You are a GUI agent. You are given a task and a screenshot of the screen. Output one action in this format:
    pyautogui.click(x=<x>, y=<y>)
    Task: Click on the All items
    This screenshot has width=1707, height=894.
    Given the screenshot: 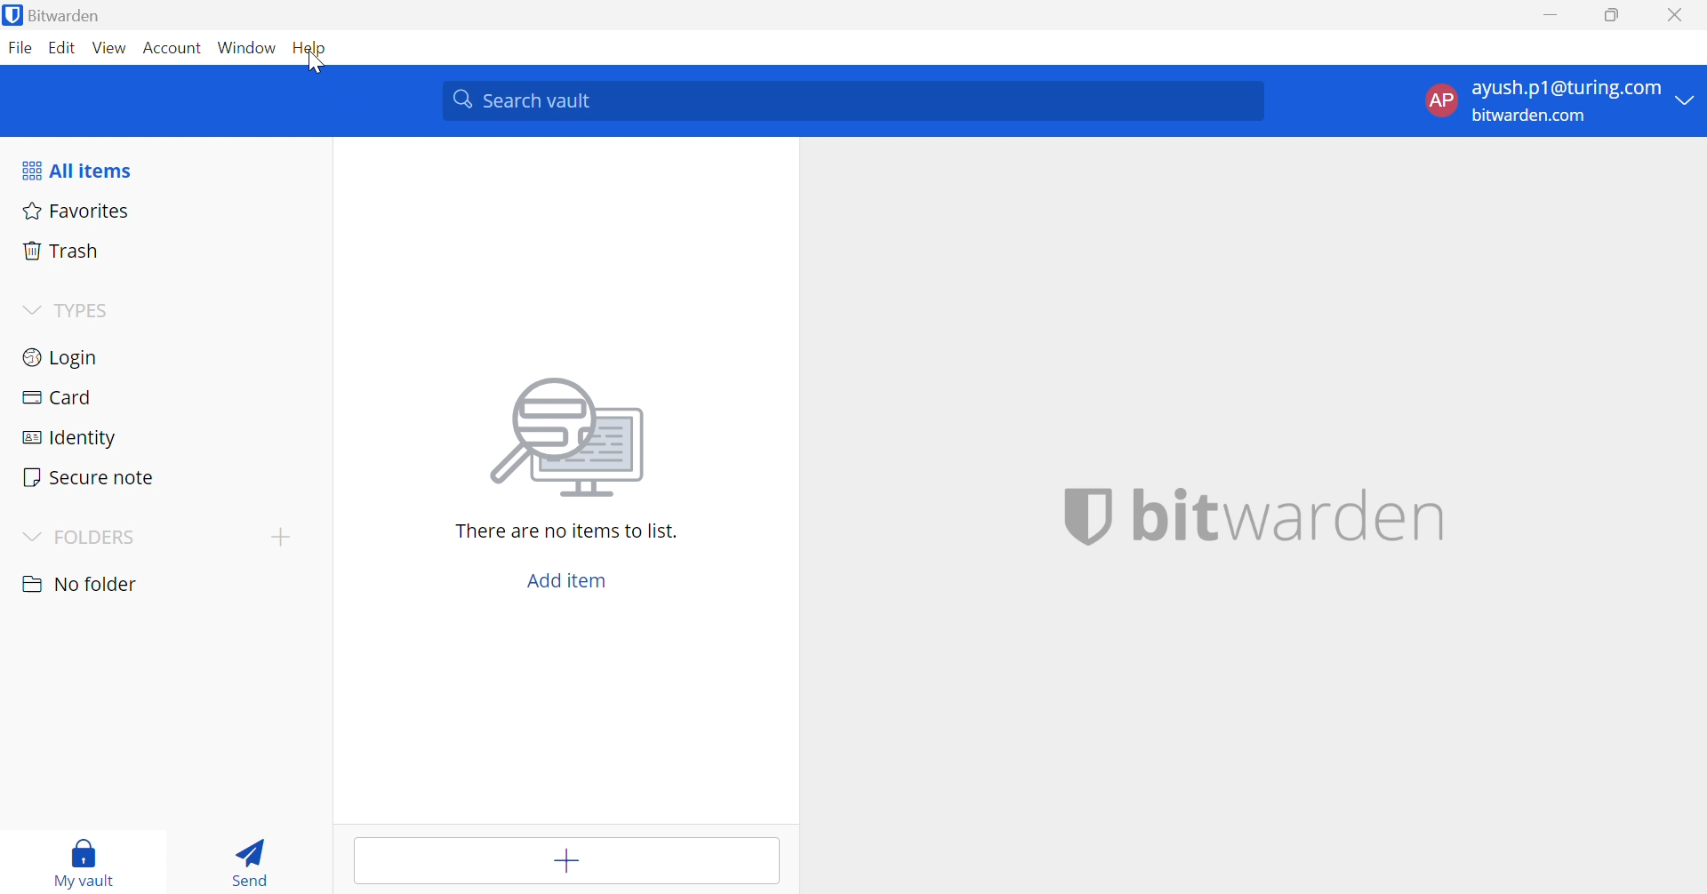 What is the action you would take?
    pyautogui.click(x=168, y=171)
    